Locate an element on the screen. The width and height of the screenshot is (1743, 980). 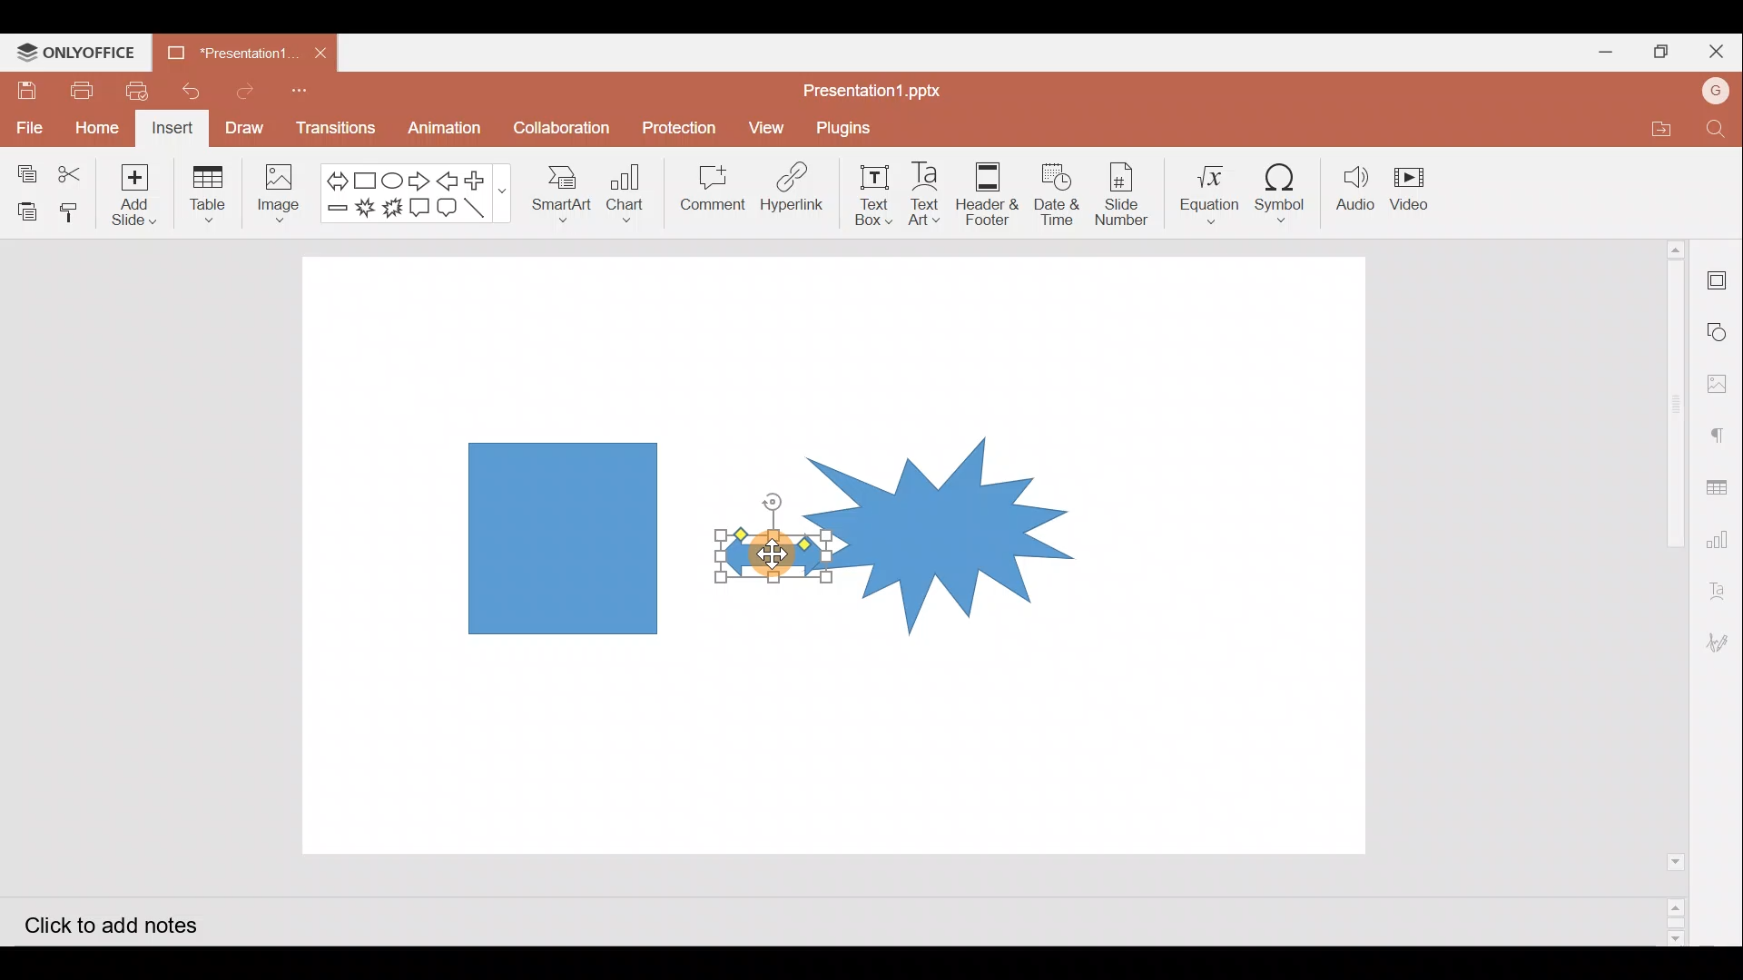
Table is located at coordinates (206, 197).